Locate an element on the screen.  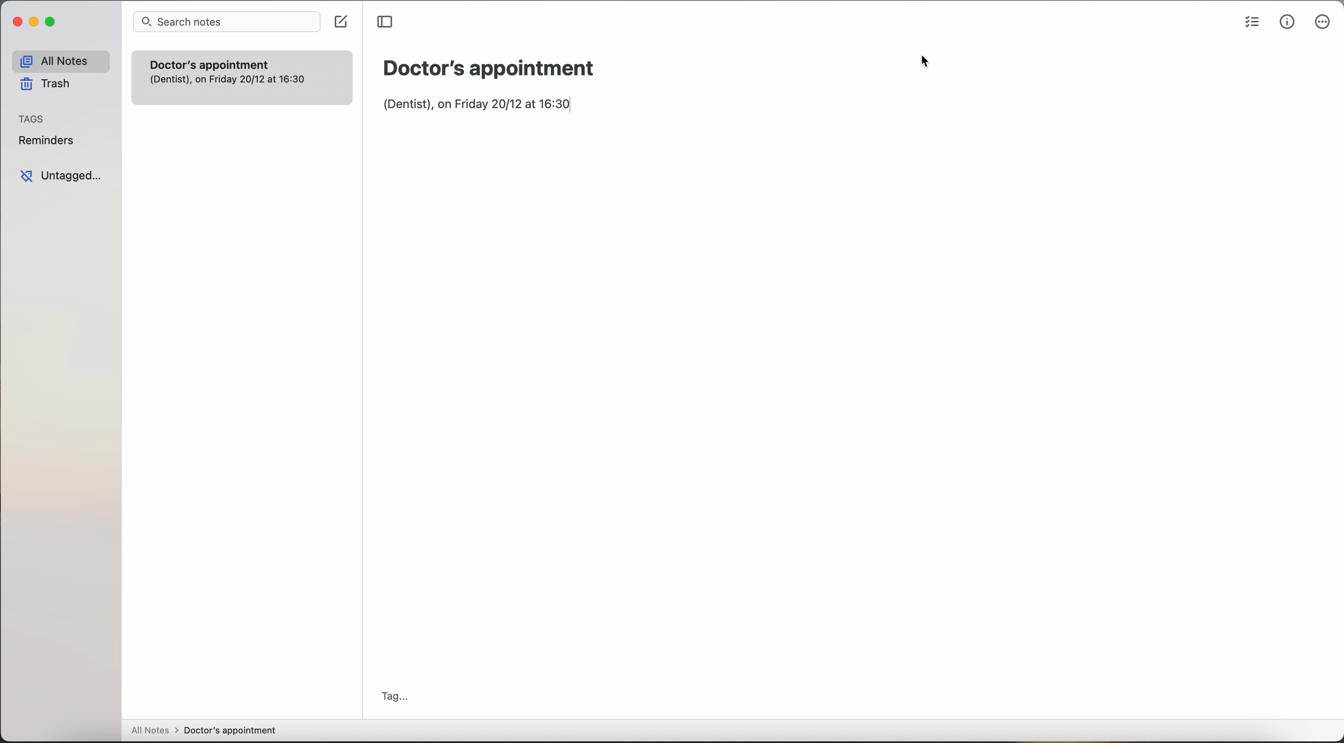
Search notes is located at coordinates (225, 21).